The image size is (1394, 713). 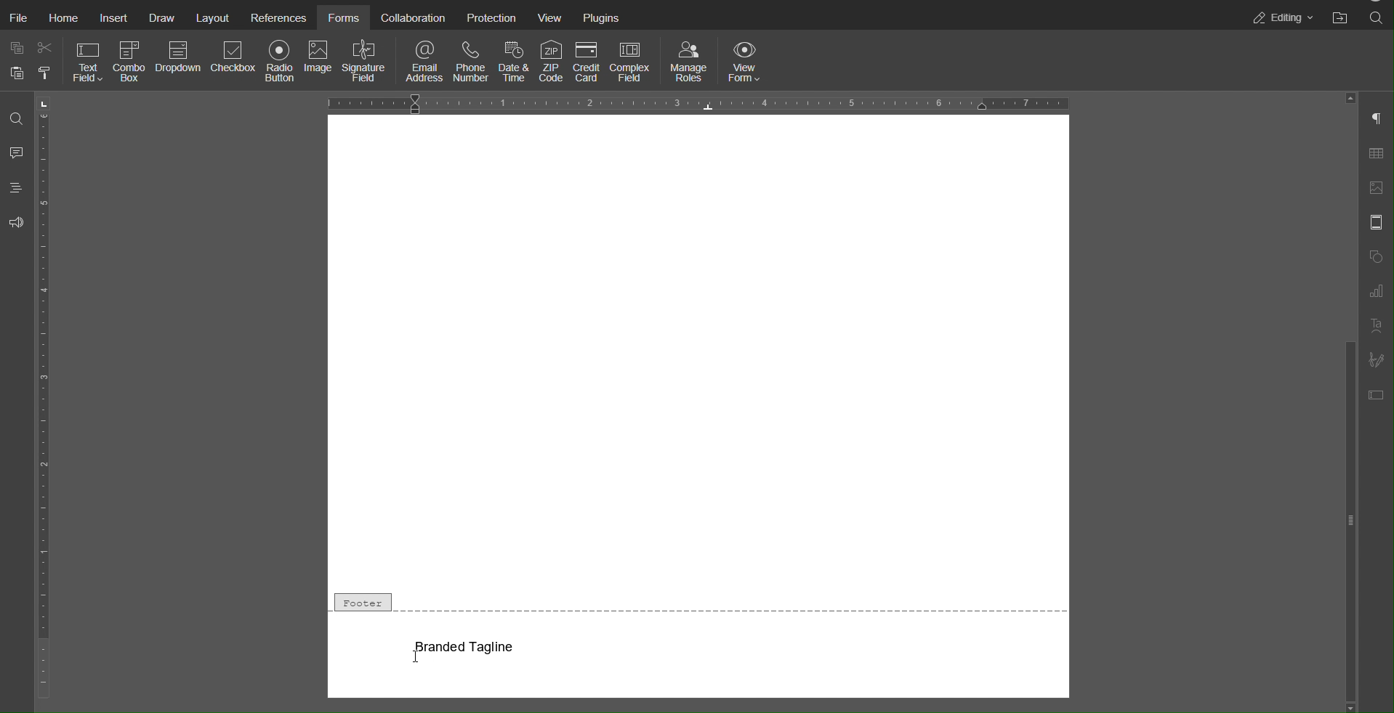 I want to click on Layout, so click(x=213, y=17).